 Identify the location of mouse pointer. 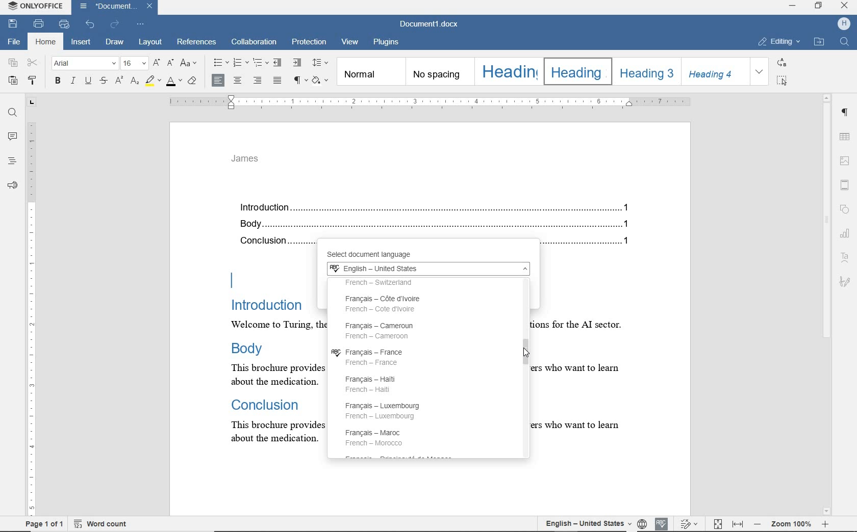
(528, 355).